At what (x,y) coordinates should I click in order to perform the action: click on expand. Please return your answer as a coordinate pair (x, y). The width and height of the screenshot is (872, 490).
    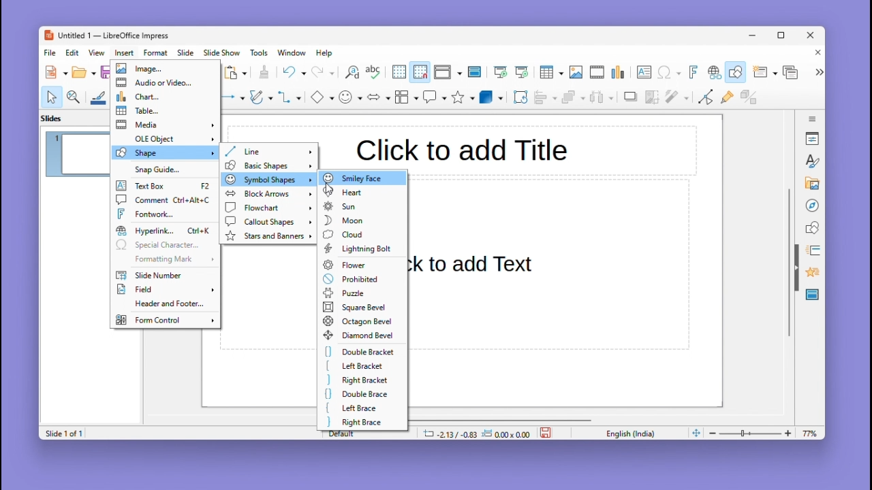
    Looking at the image, I should click on (817, 72).